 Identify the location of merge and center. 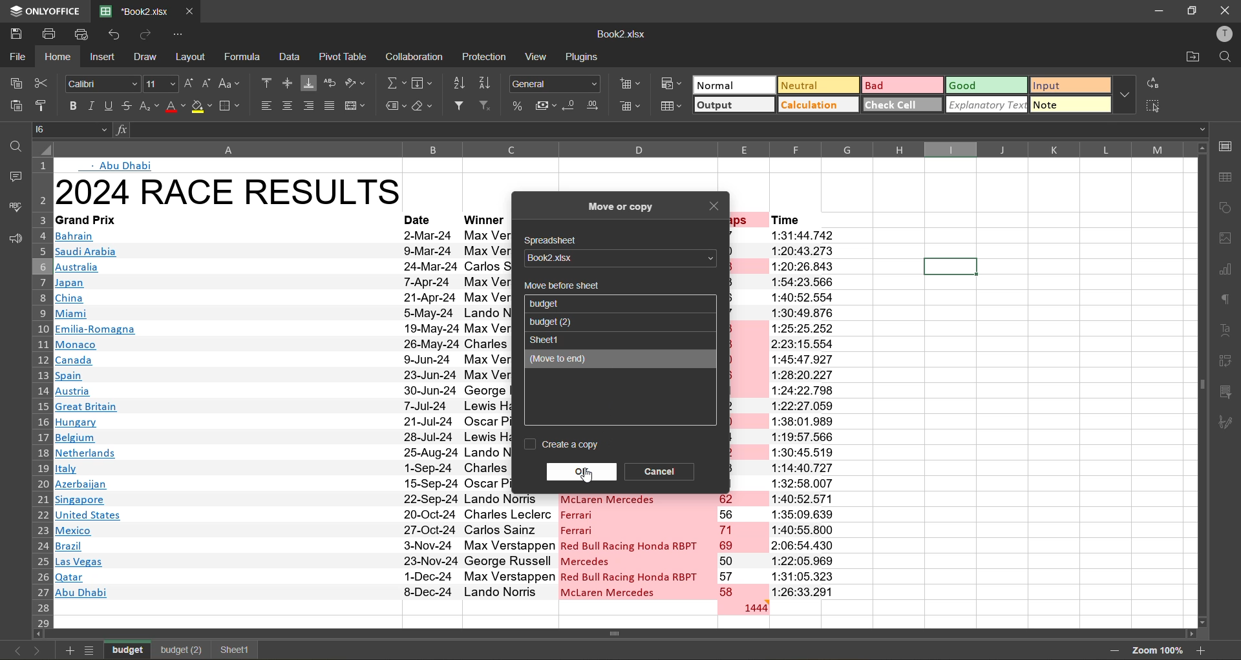
(357, 105).